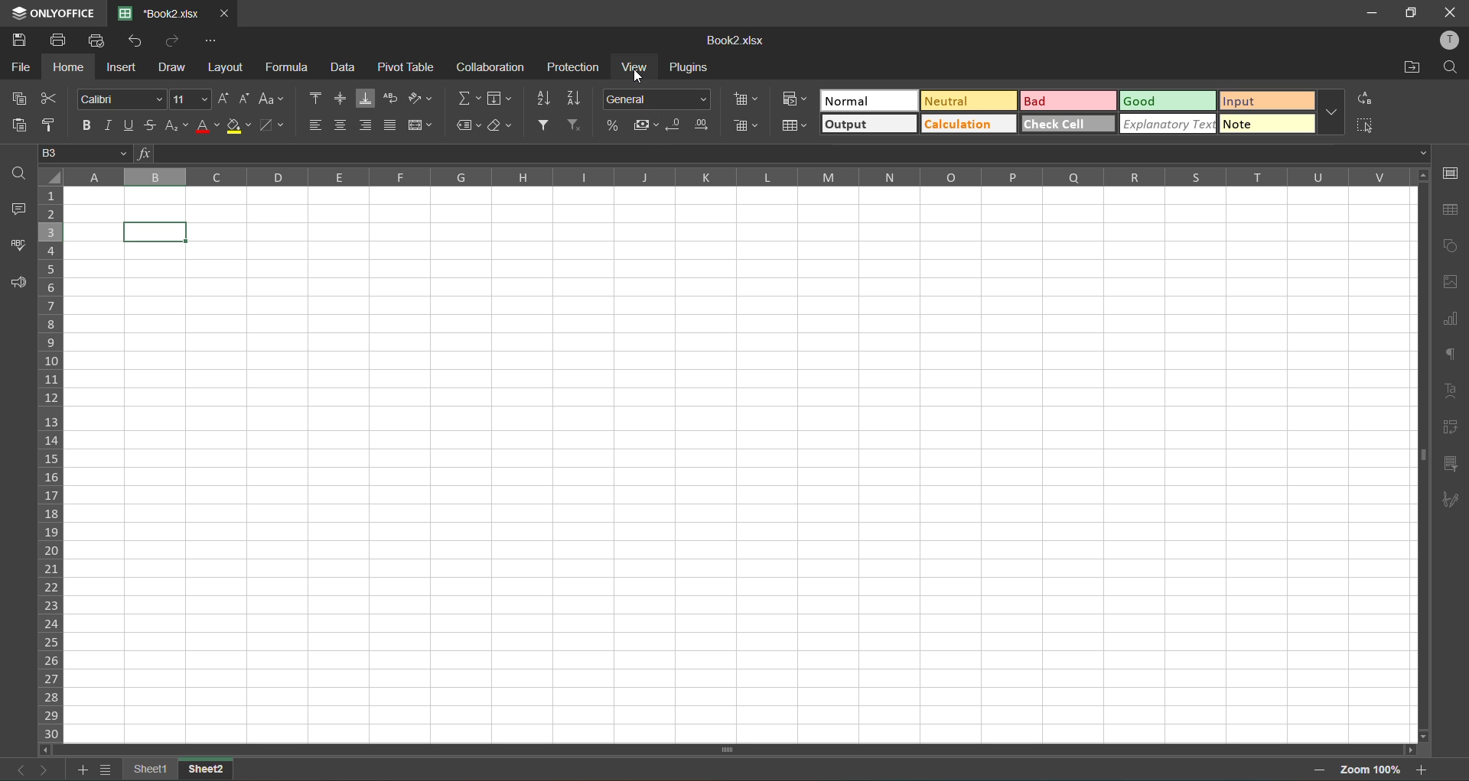 The image size is (1469, 781). Describe the element at coordinates (639, 78) in the screenshot. I see `cursor` at that location.